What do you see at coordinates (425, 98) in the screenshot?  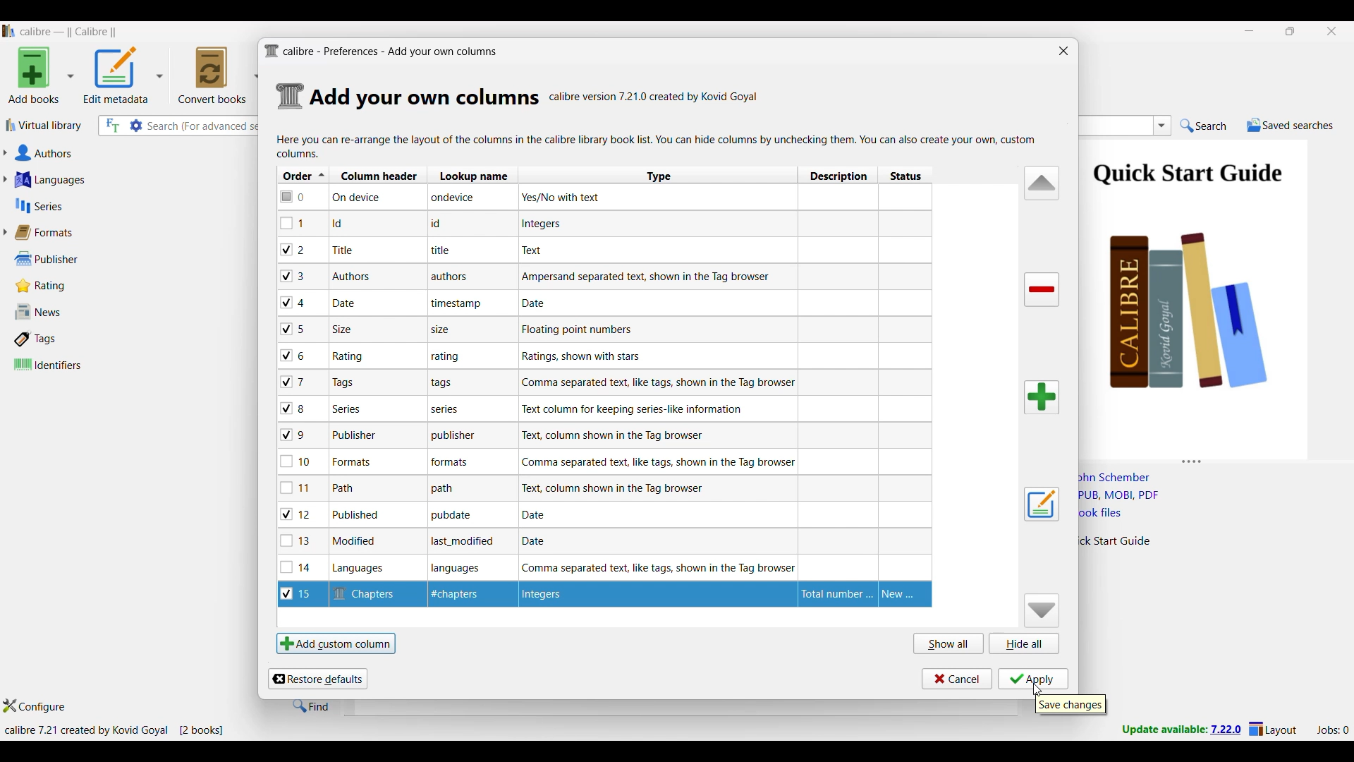 I see `Section details` at bounding box center [425, 98].